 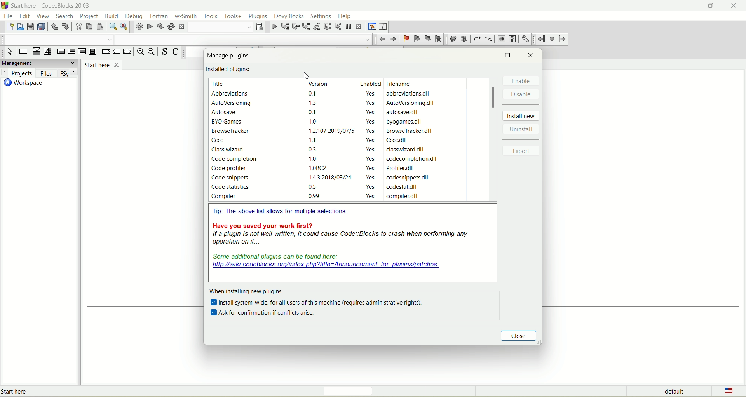 What do you see at coordinates (66, 26) in the screenshot?
I see `redo` at bounding box center [66, 26].